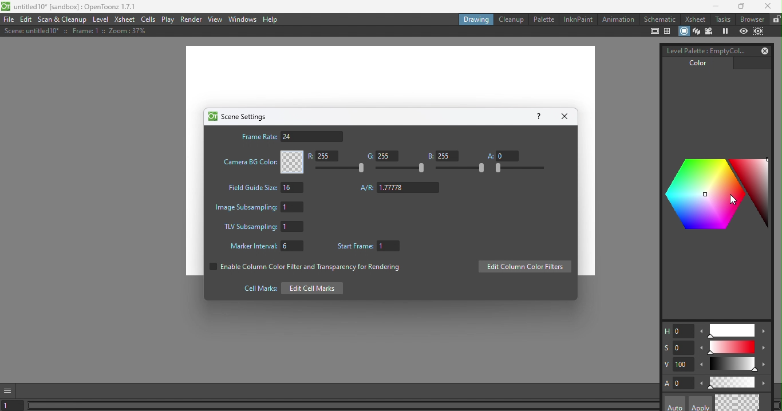 Image resolution: width=782 pixels, height=411 pixels. Describe the element at coordinates (694, 66) in the screenshot. I see `Color` at that location.